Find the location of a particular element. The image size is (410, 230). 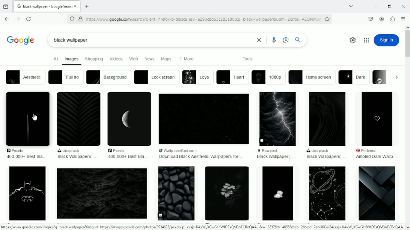

tools is located at coordinates (248, 58).